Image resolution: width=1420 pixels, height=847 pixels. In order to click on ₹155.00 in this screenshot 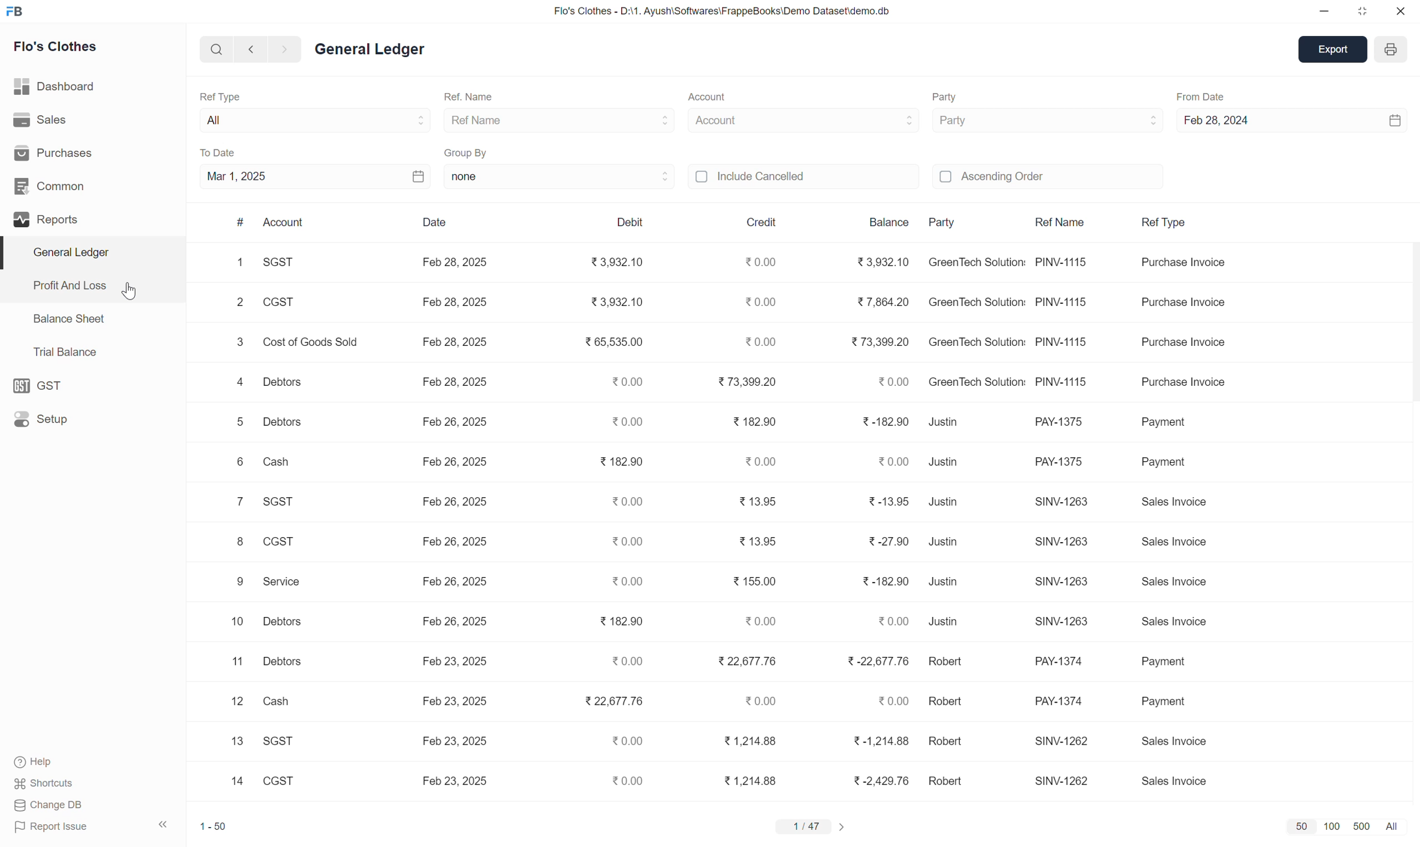, I will do `click(757, 579)`.